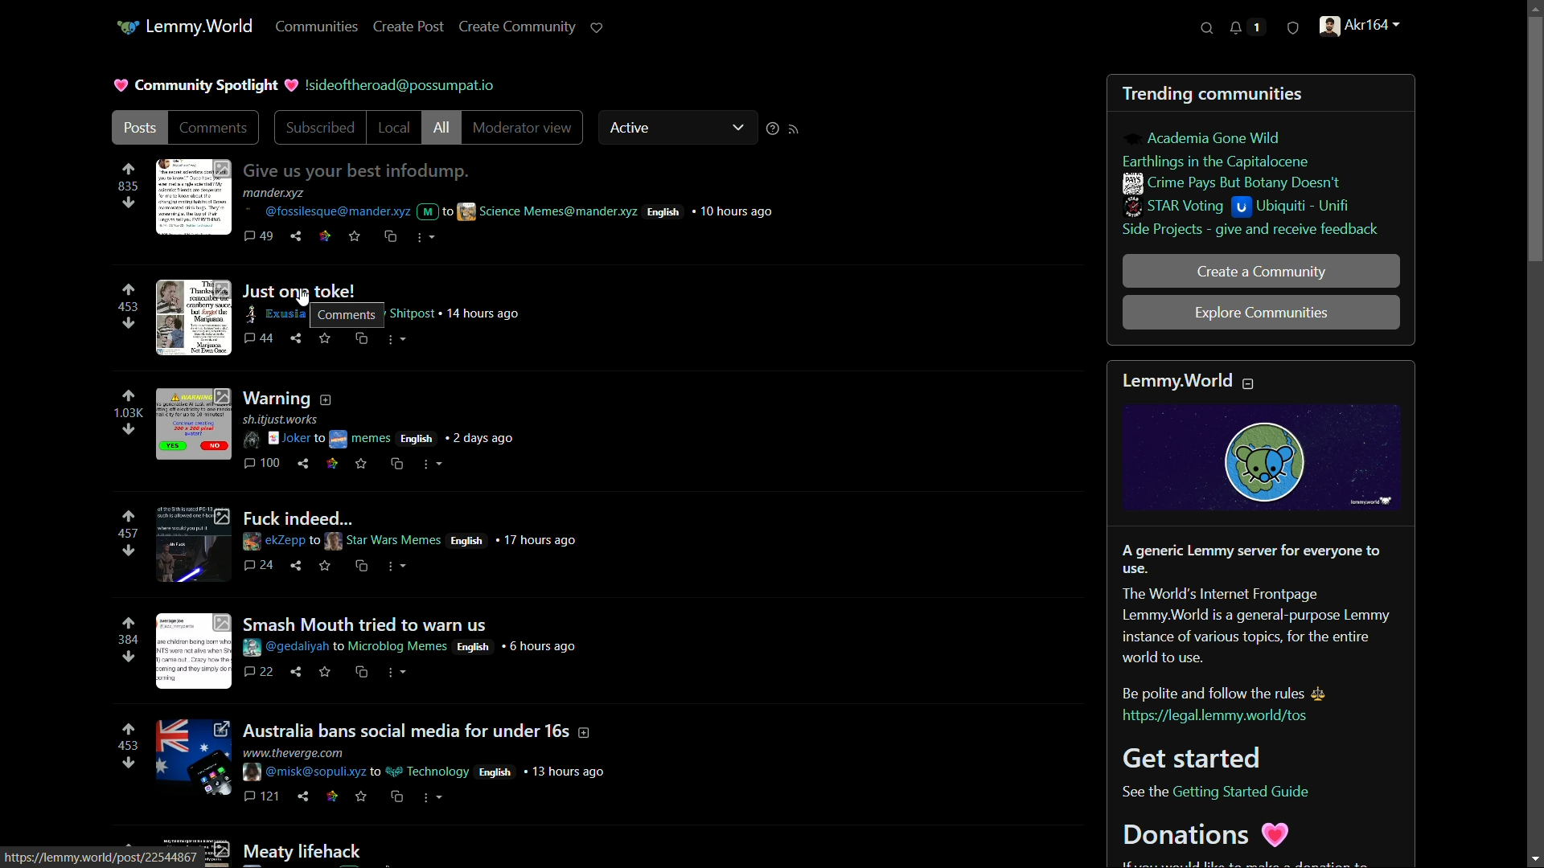  I want to click on more actions, so click(433, 465).